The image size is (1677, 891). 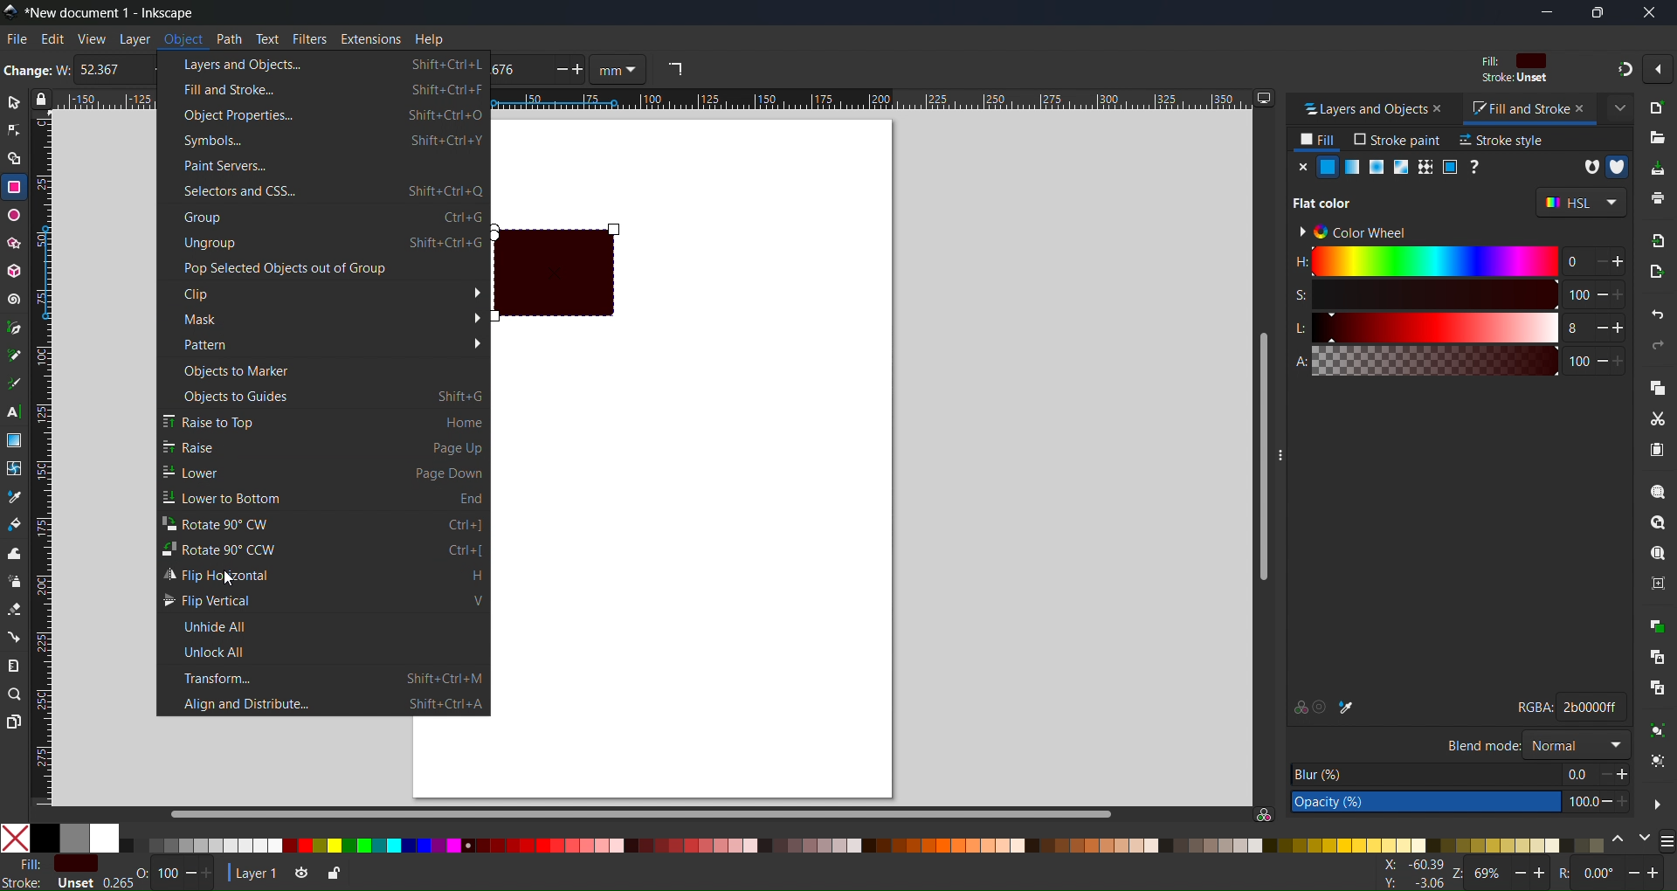 I want to click on Group, so click(x=1656, y=732).